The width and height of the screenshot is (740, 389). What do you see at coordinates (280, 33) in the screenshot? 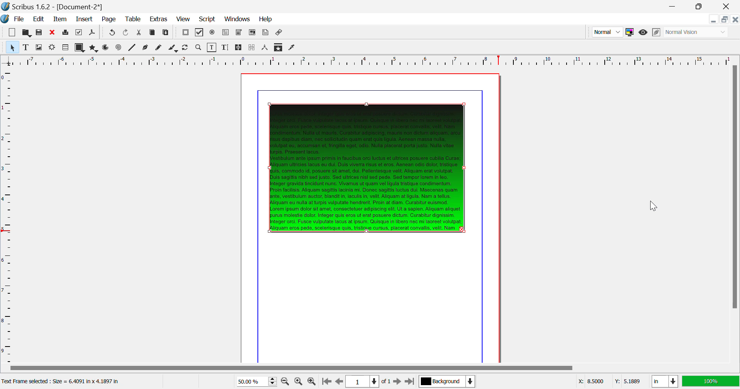
I see `Link Annotation` at bounding box center [280, 33].